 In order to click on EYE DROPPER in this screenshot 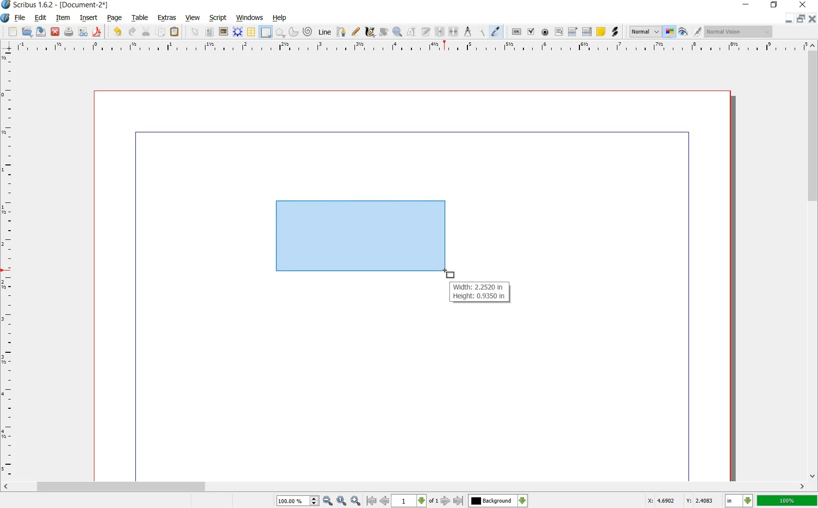, I will do `click(497, 32)`.